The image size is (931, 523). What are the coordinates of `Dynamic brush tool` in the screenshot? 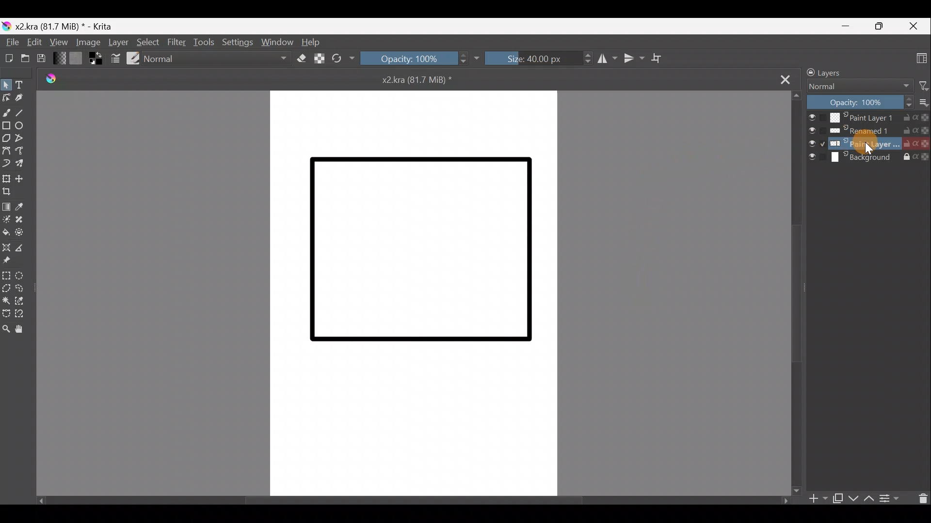 It's located at (6, 164).